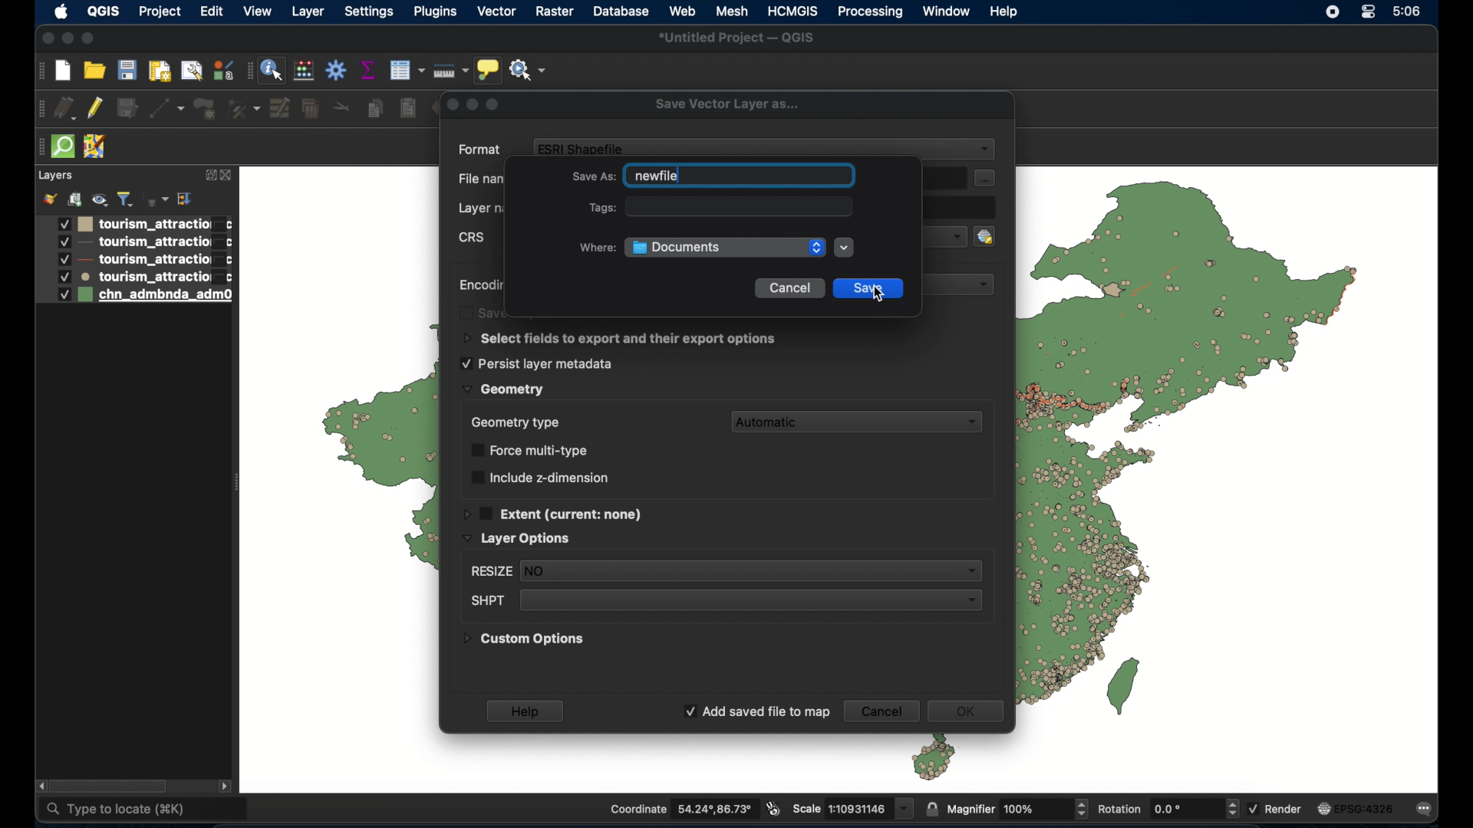  What do you see at coordinates (985, 178) in the screenshot?
I see `file options` at bounding box center [985, 178].